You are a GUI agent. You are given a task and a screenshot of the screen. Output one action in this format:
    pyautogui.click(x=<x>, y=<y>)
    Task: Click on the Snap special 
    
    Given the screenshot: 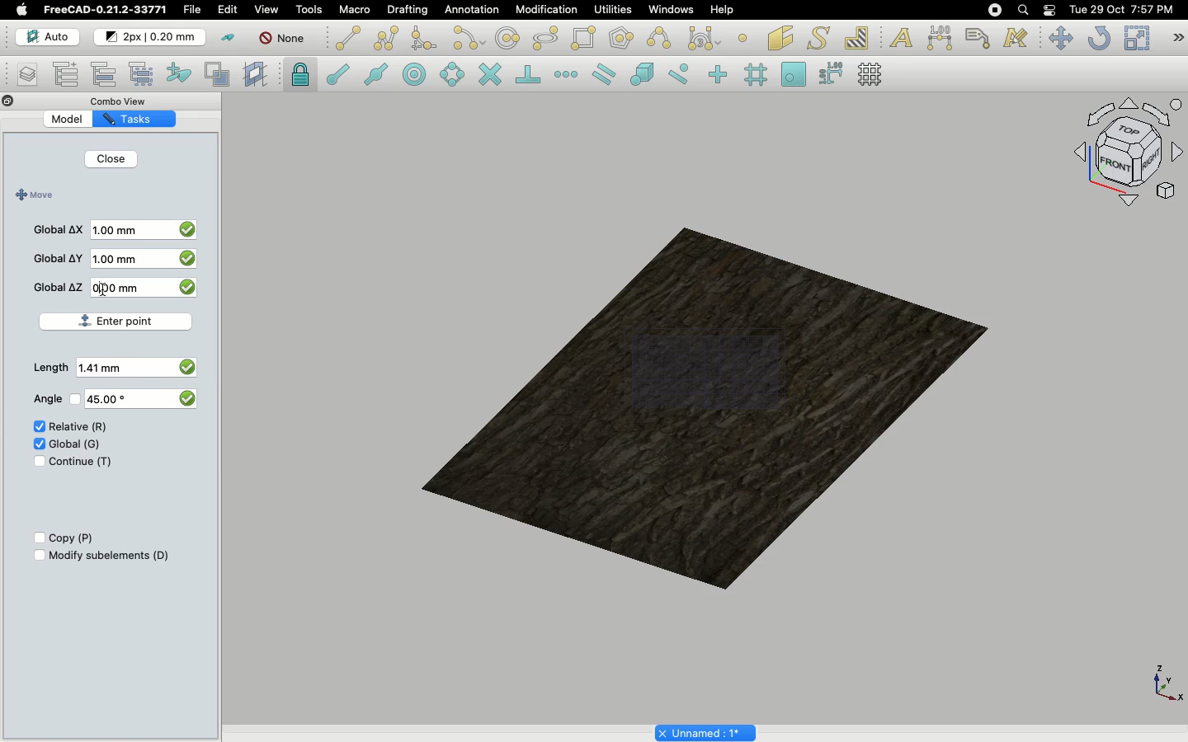 What is the action you would take?
    pyautogui.click(x=645, y=76)
    